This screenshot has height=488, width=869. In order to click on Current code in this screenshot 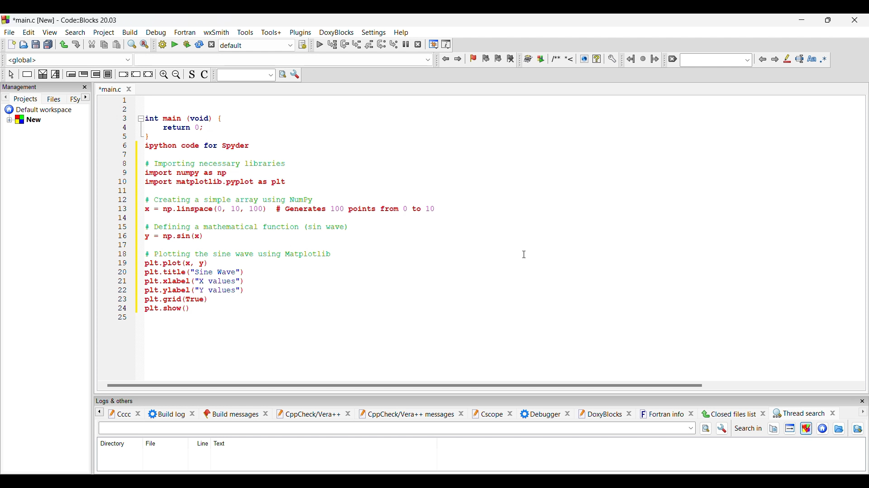, I will do `click(276, 209)`.